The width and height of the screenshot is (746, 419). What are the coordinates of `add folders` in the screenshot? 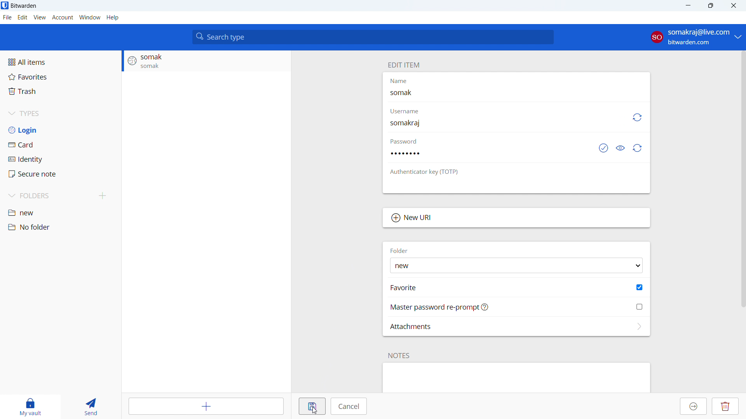 It's located at (103, 196).